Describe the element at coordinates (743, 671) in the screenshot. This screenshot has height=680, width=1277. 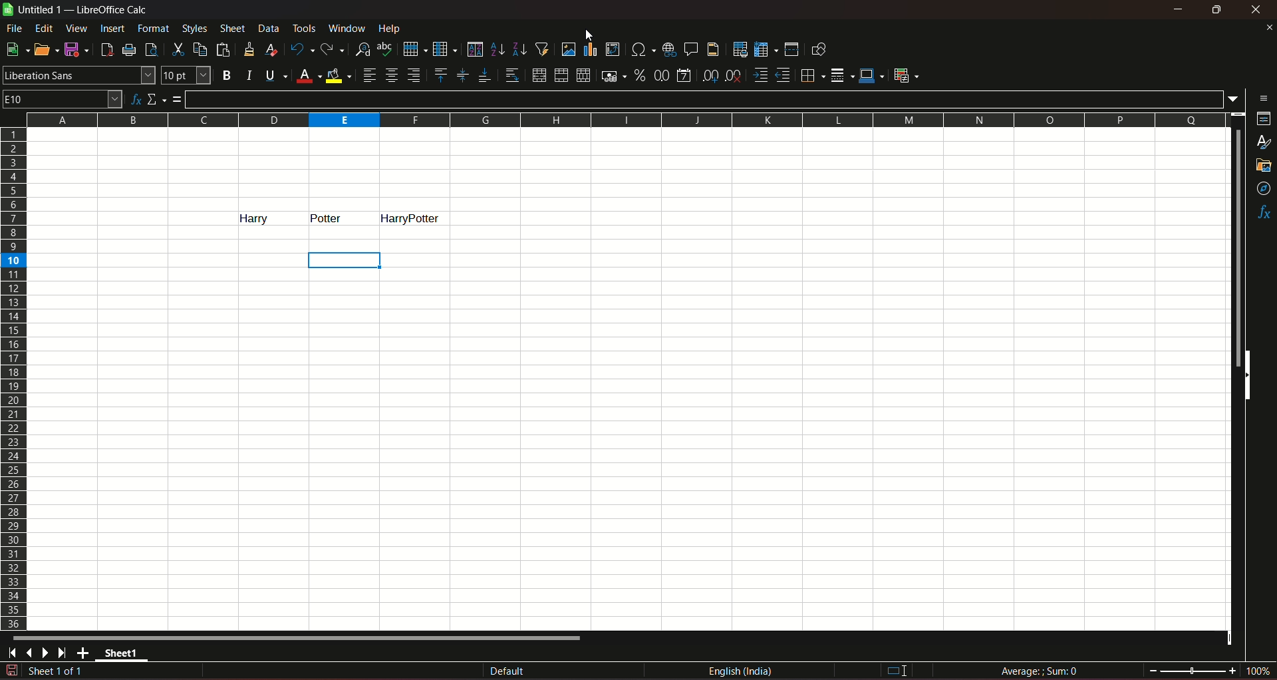
I see `language` at that location.